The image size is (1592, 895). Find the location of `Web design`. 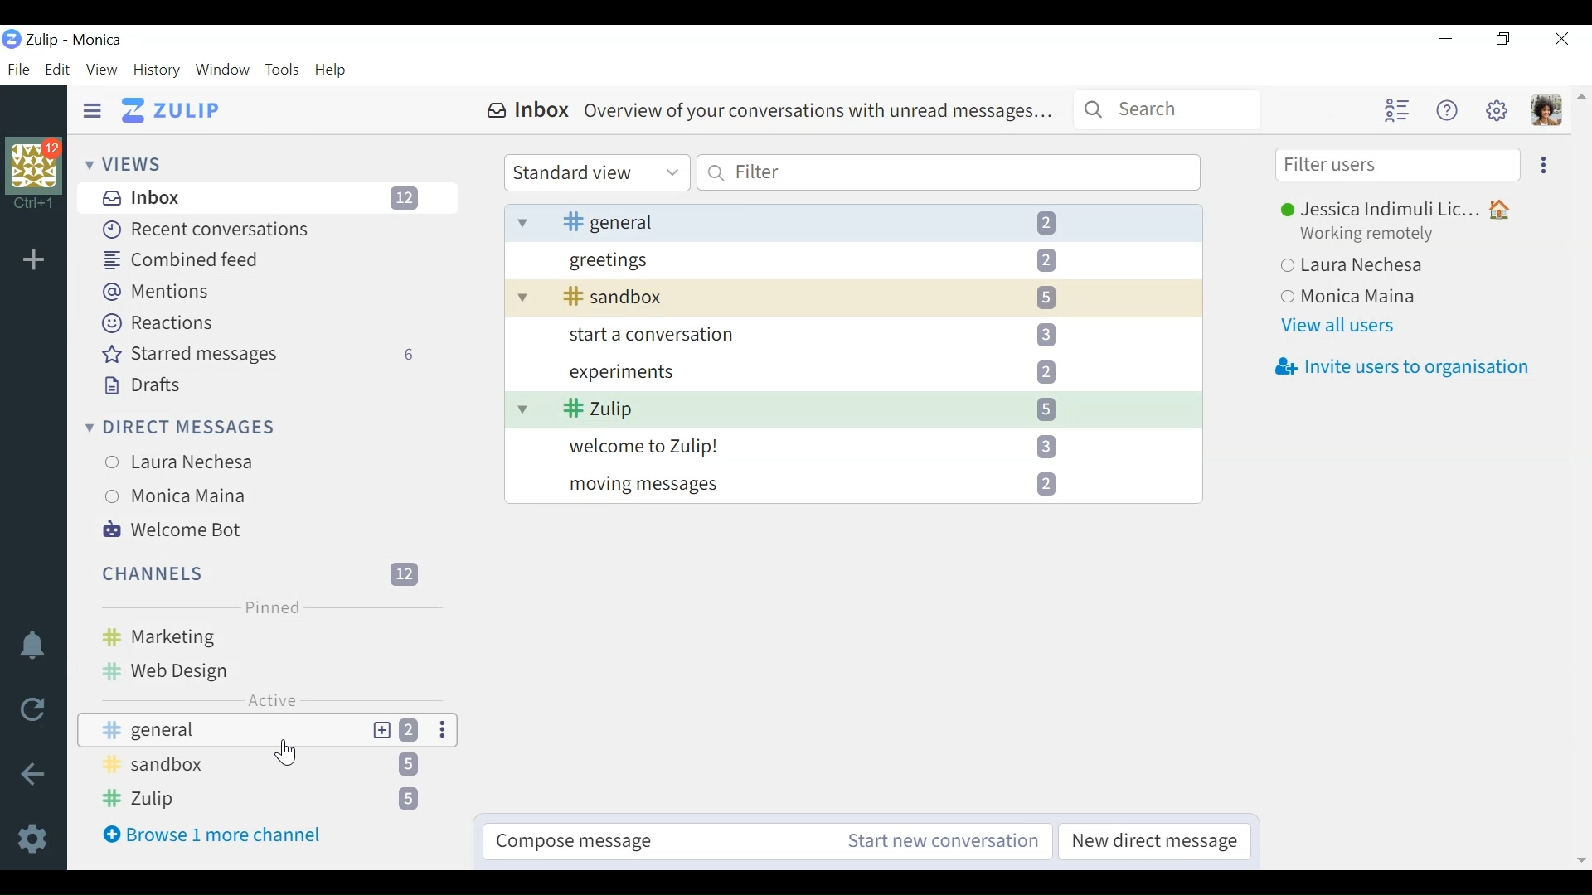

Web design is located at coordinates (262, 669).